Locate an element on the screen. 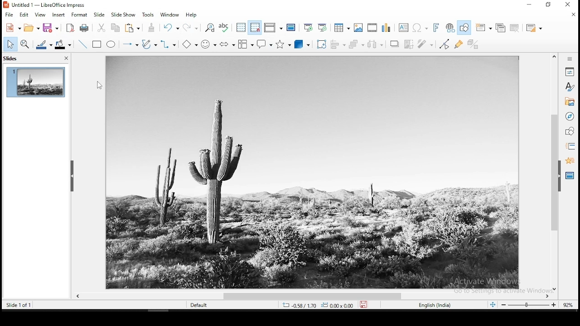 This screenshot has width=580, height=326. file is located at coordinates (9, 15).